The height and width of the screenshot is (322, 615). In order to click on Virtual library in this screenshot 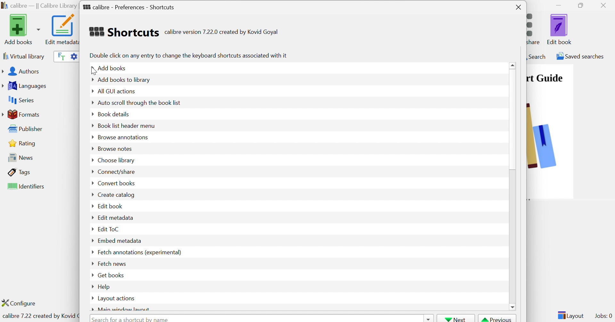, I will do `click(23, 56)`.